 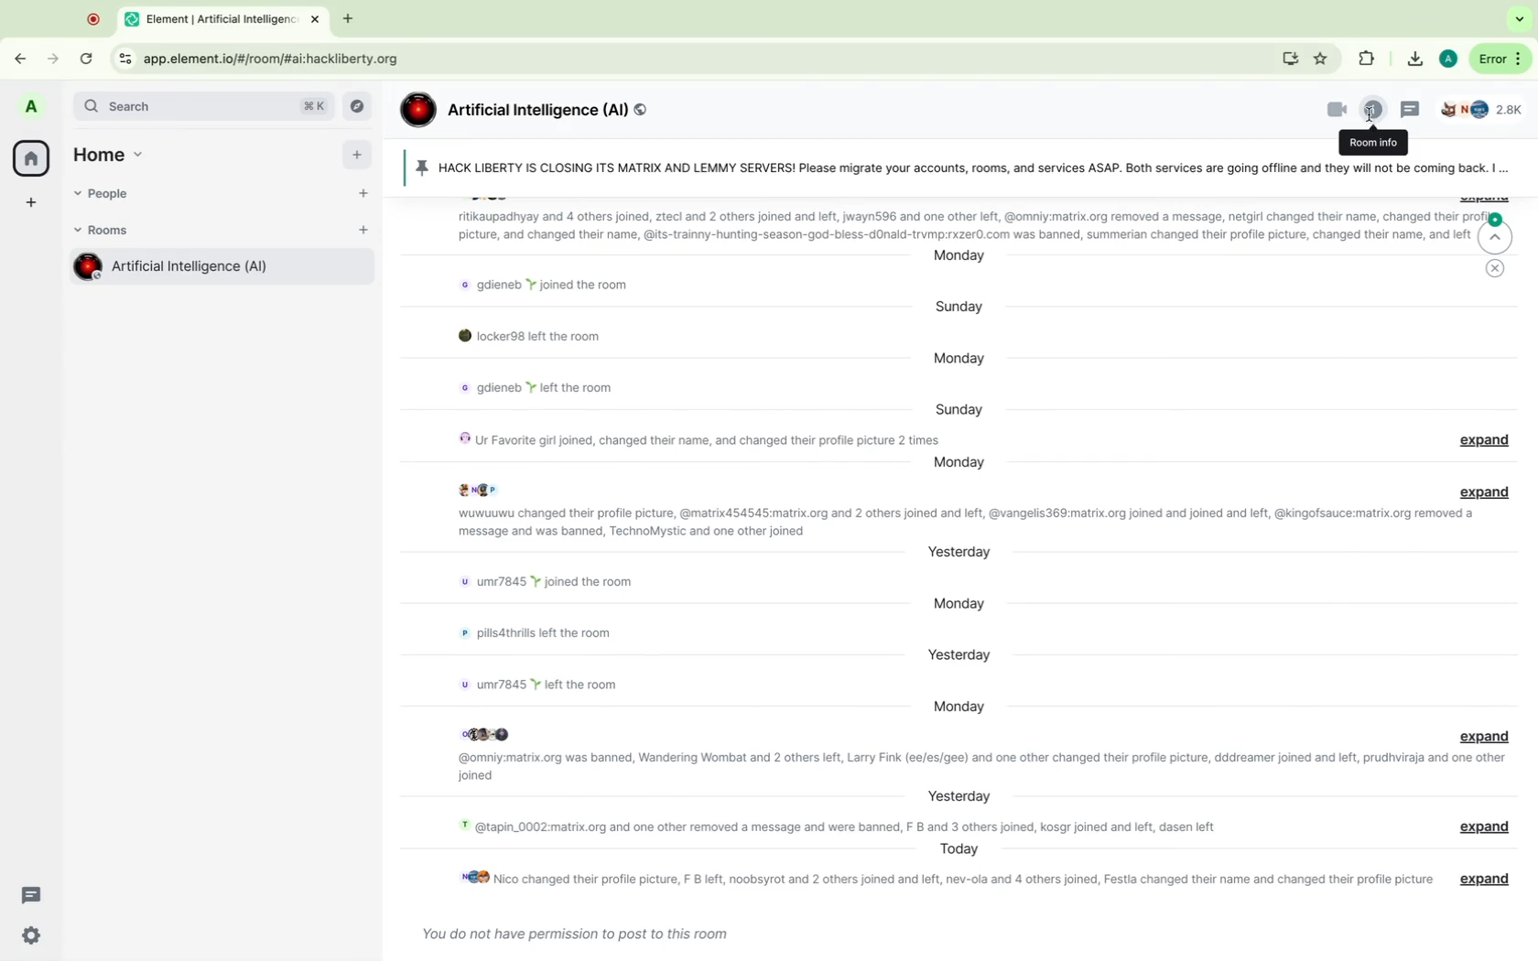 What do you see at coordinates (555, 286) in the screenshot?
I see `message` at bounding box center [555, 286].